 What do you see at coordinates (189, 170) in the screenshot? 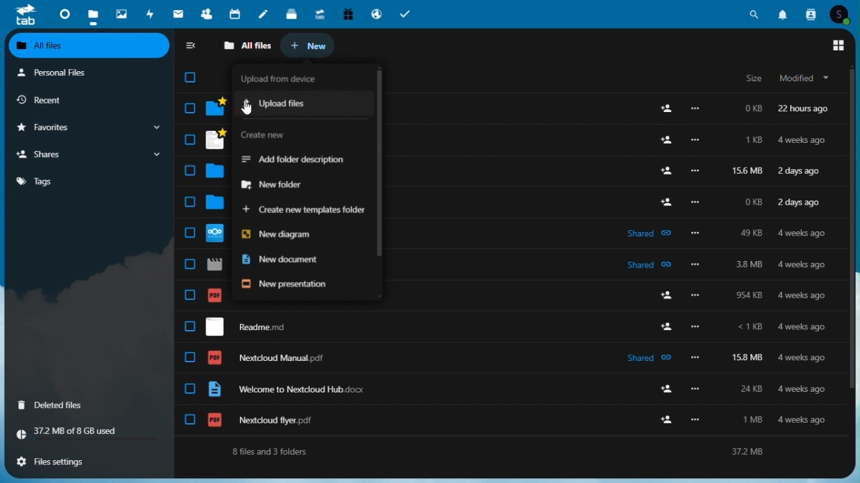
I see `check box` at bounding box center [189, 170].